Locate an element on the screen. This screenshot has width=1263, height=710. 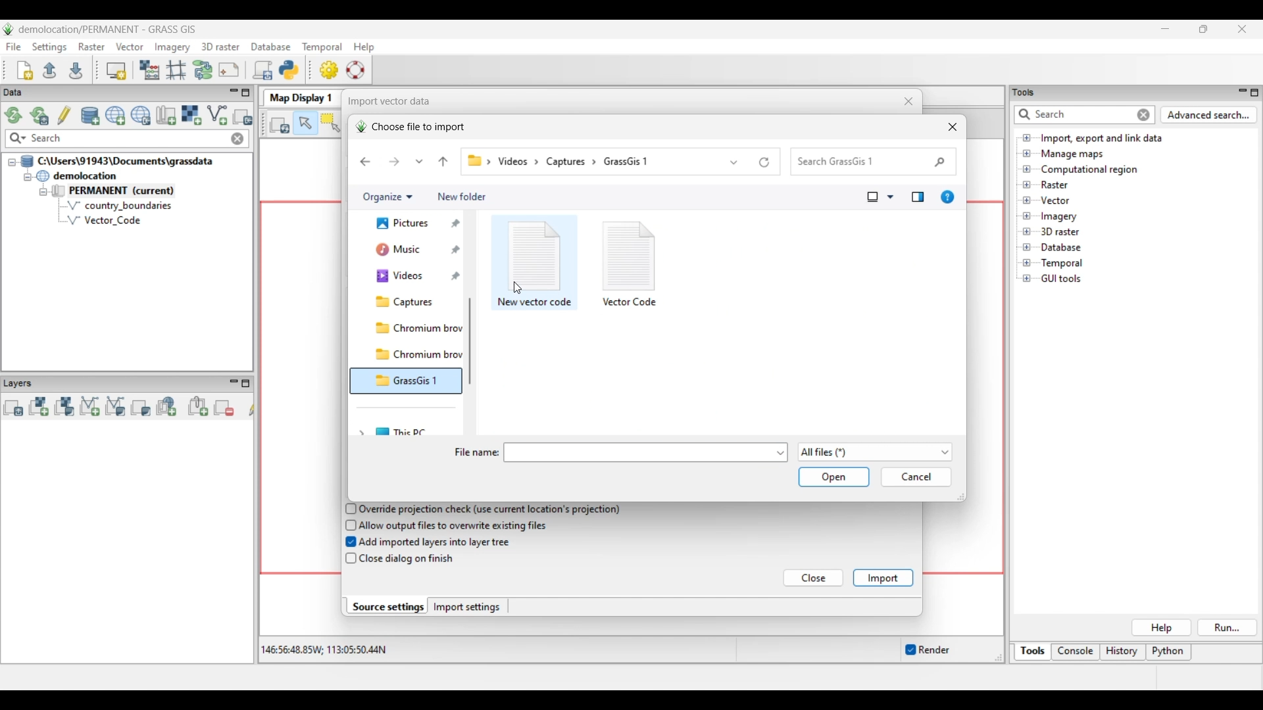
Double click to see files under Computational region is located at coordinates (1089, 170).